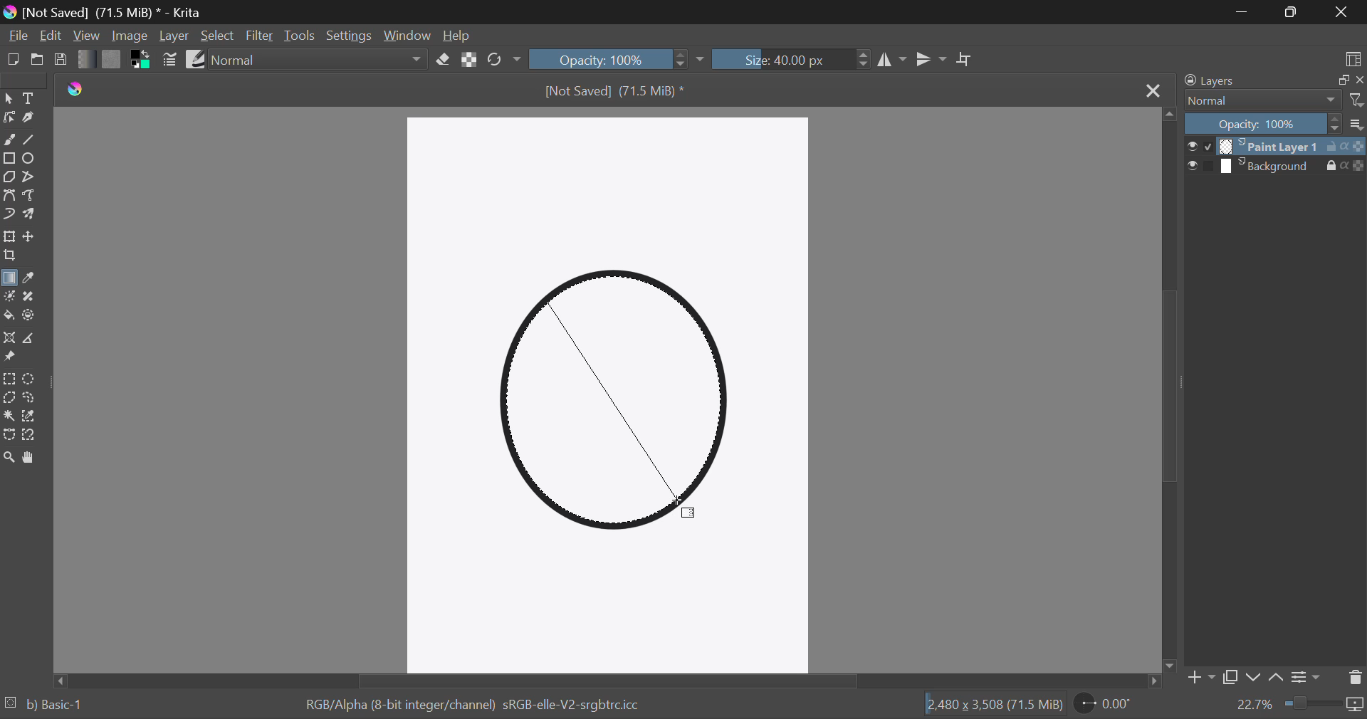 This screenshot has height=719, width=1367. Describe the element at coordinates (1199, 147) in the screenshot. I see `checkbox` at that location.